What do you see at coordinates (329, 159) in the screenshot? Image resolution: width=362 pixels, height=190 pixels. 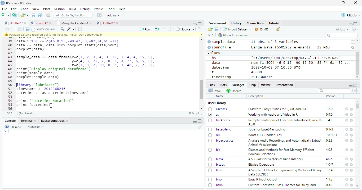 I see `4.0.5` at bounding box center [329, 159].